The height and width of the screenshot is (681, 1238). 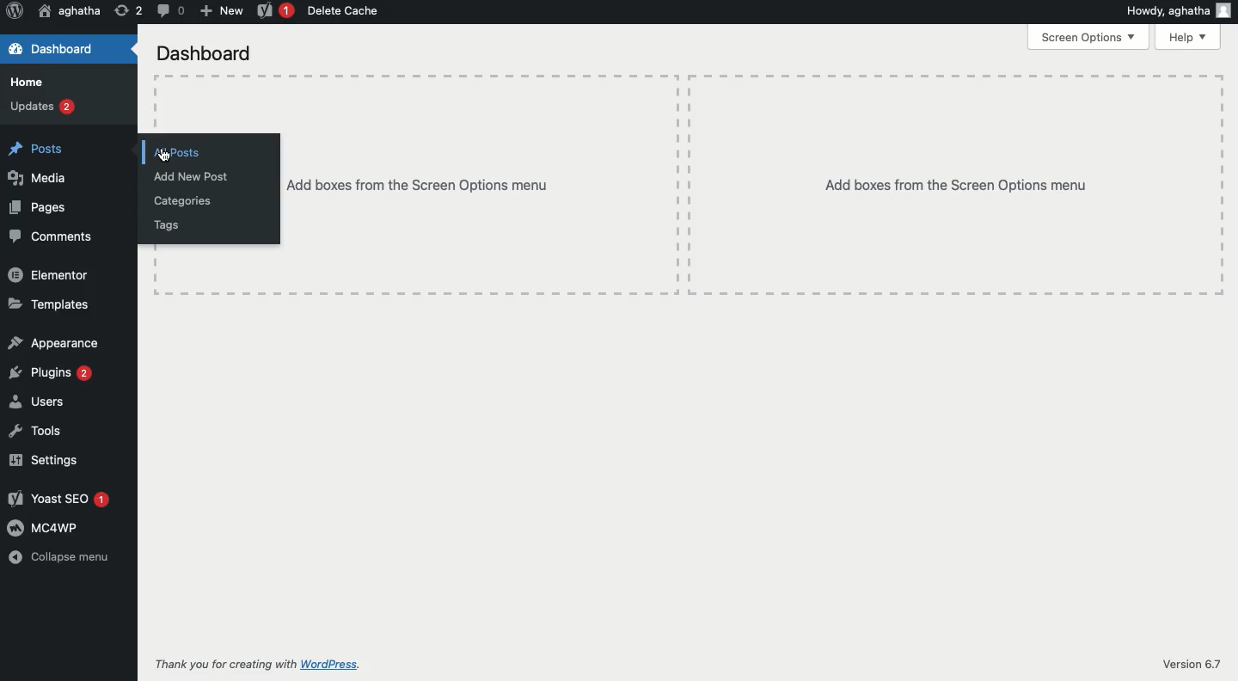 I want to click on Delete cache, so click(x=346, y=12).